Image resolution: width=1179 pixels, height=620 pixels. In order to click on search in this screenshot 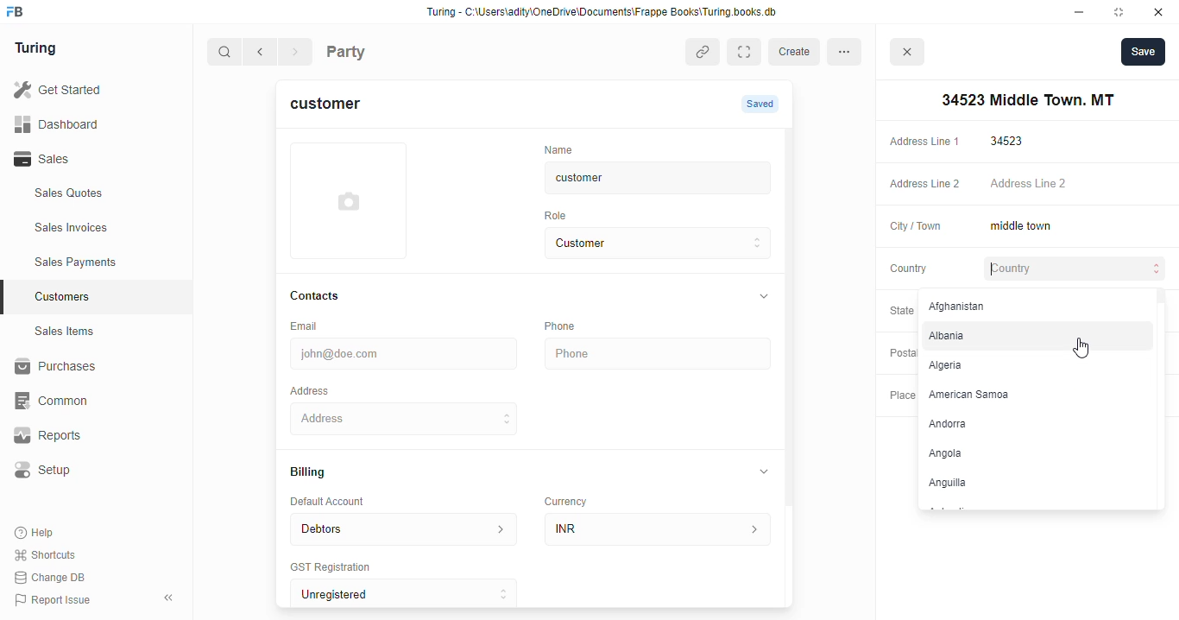, I will do `click(225, 54)`.